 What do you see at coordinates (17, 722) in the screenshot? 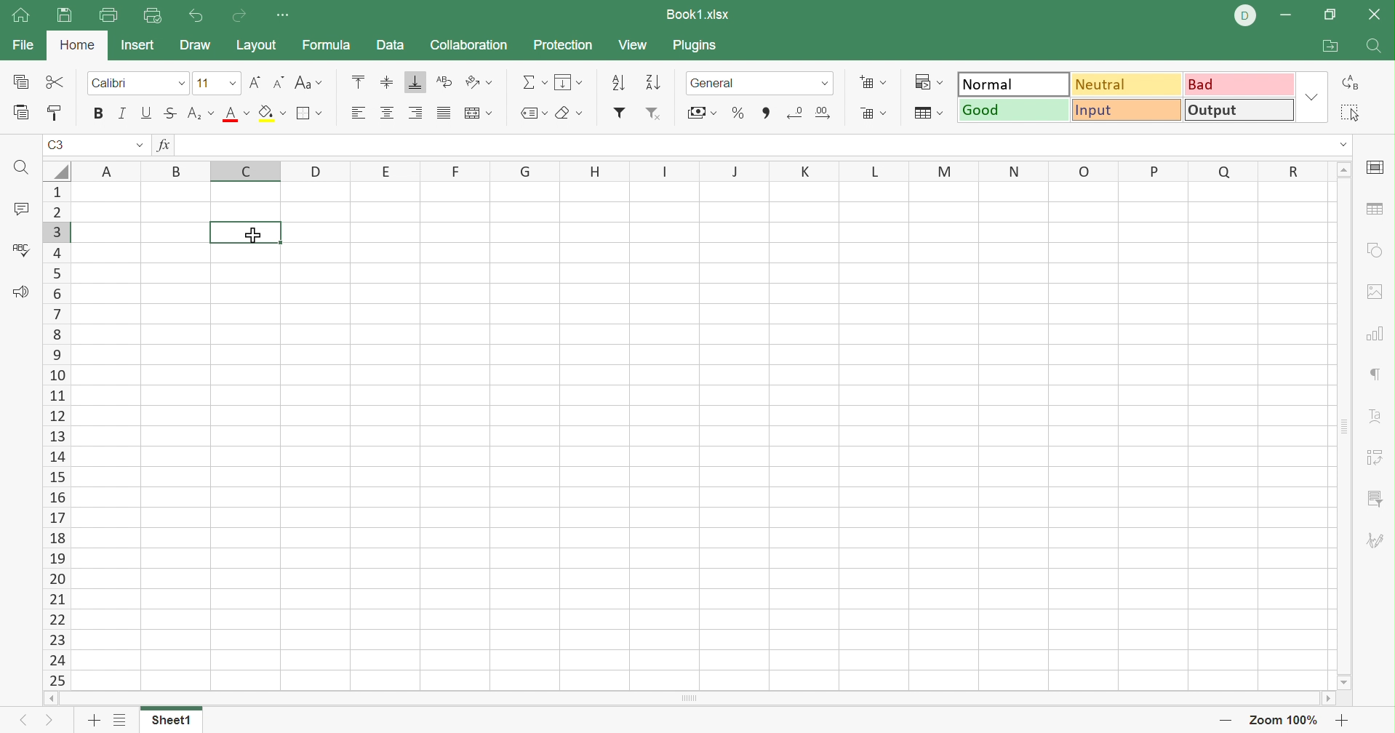
I see `Previous` at bounding box center [17, 722].